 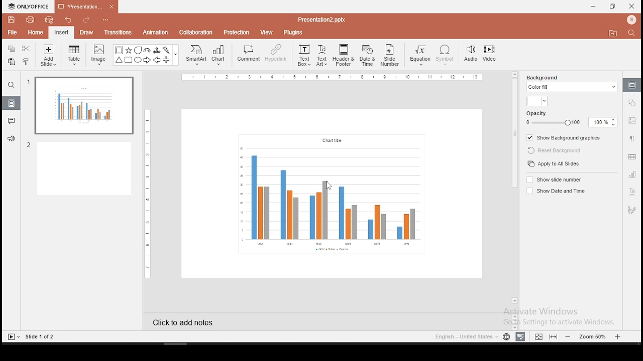 I want to click on art, so click(x=631, y=211).